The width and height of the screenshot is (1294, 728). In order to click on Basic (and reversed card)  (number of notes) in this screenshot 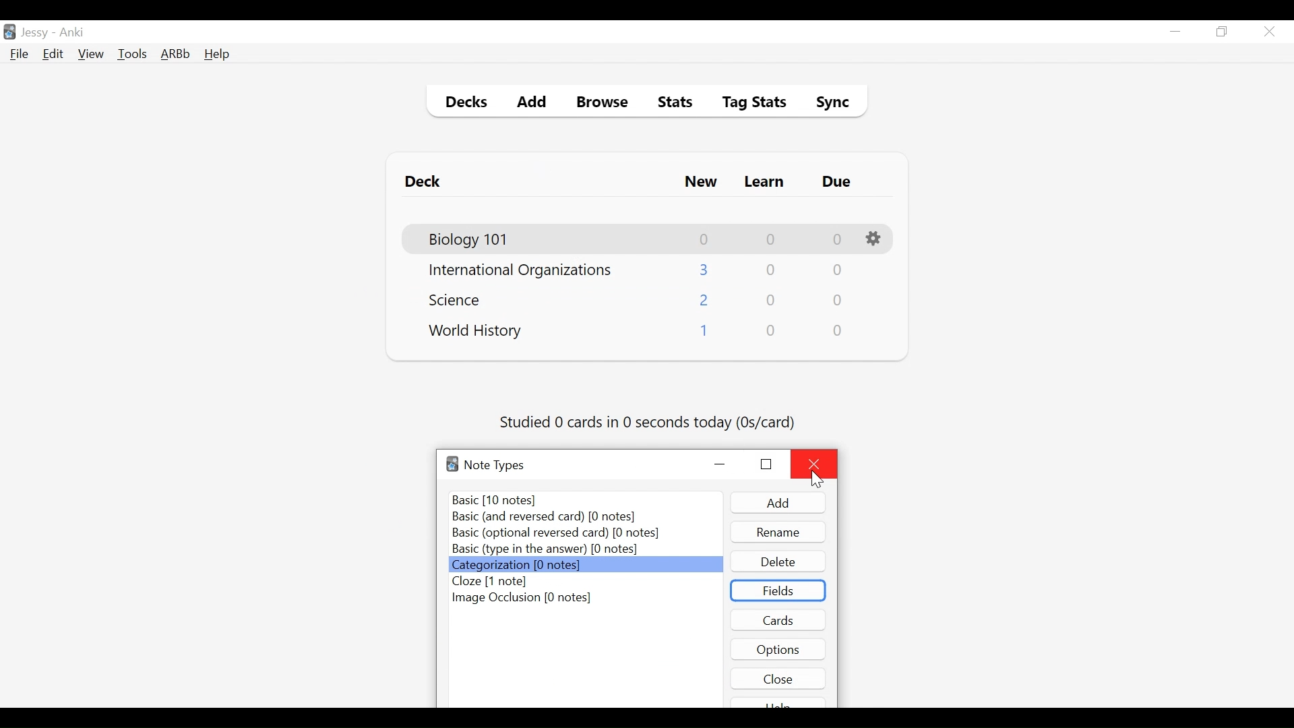, I will do `click(551, 518)`.